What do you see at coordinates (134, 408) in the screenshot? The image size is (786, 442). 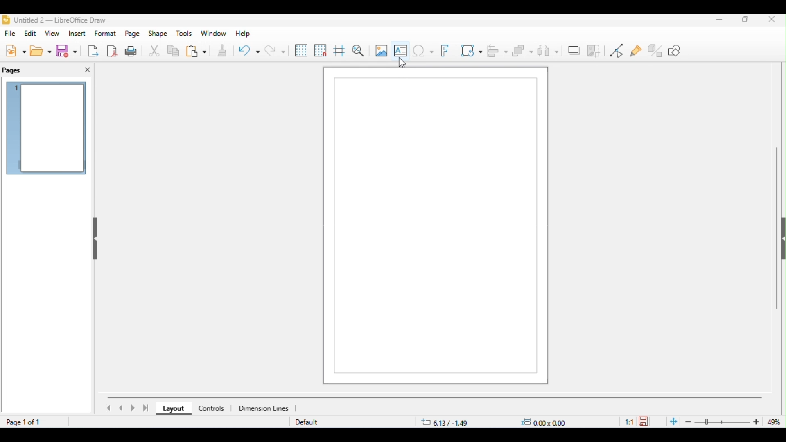 I see `next page` at bounding box center [134, 408].